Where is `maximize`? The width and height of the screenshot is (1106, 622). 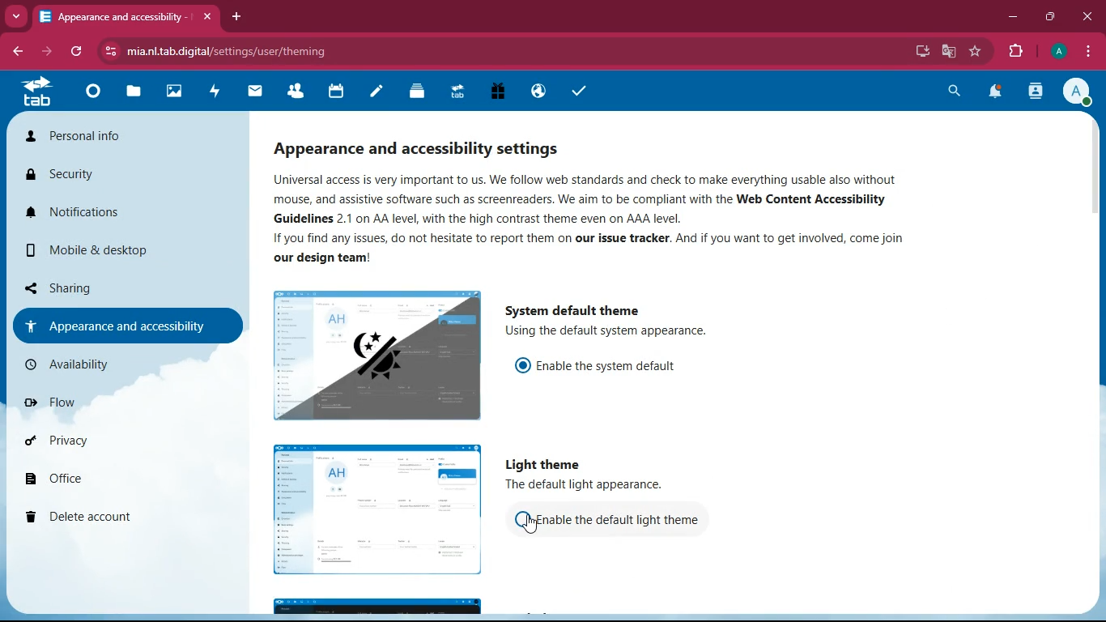
maximize is located at coordinates (1052, 16).